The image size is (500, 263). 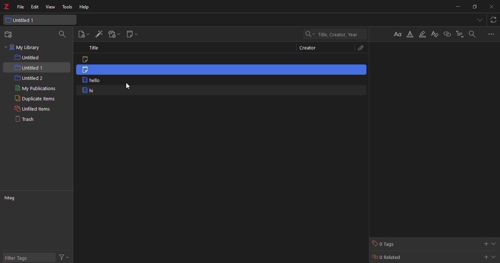 What do you see at coordinates (8, 35) in the screenshot?
I see `new collection` at bounding box center [8, 35].